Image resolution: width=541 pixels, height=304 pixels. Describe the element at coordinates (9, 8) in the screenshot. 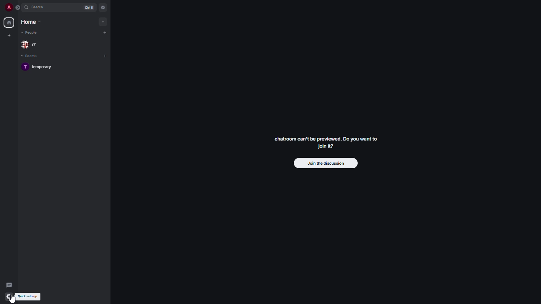

I see `profile` at that location.